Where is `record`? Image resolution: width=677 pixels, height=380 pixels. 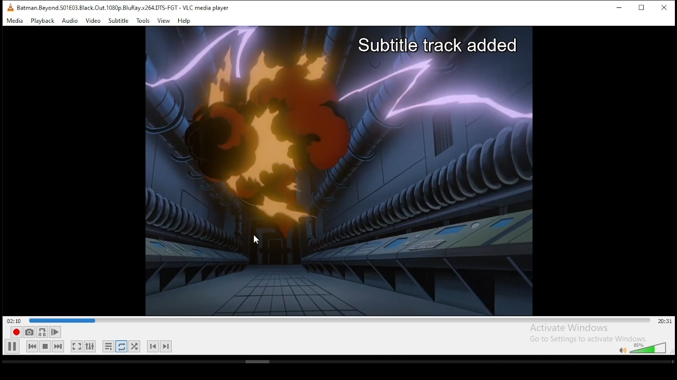 record is located at coordinates (16, 332).